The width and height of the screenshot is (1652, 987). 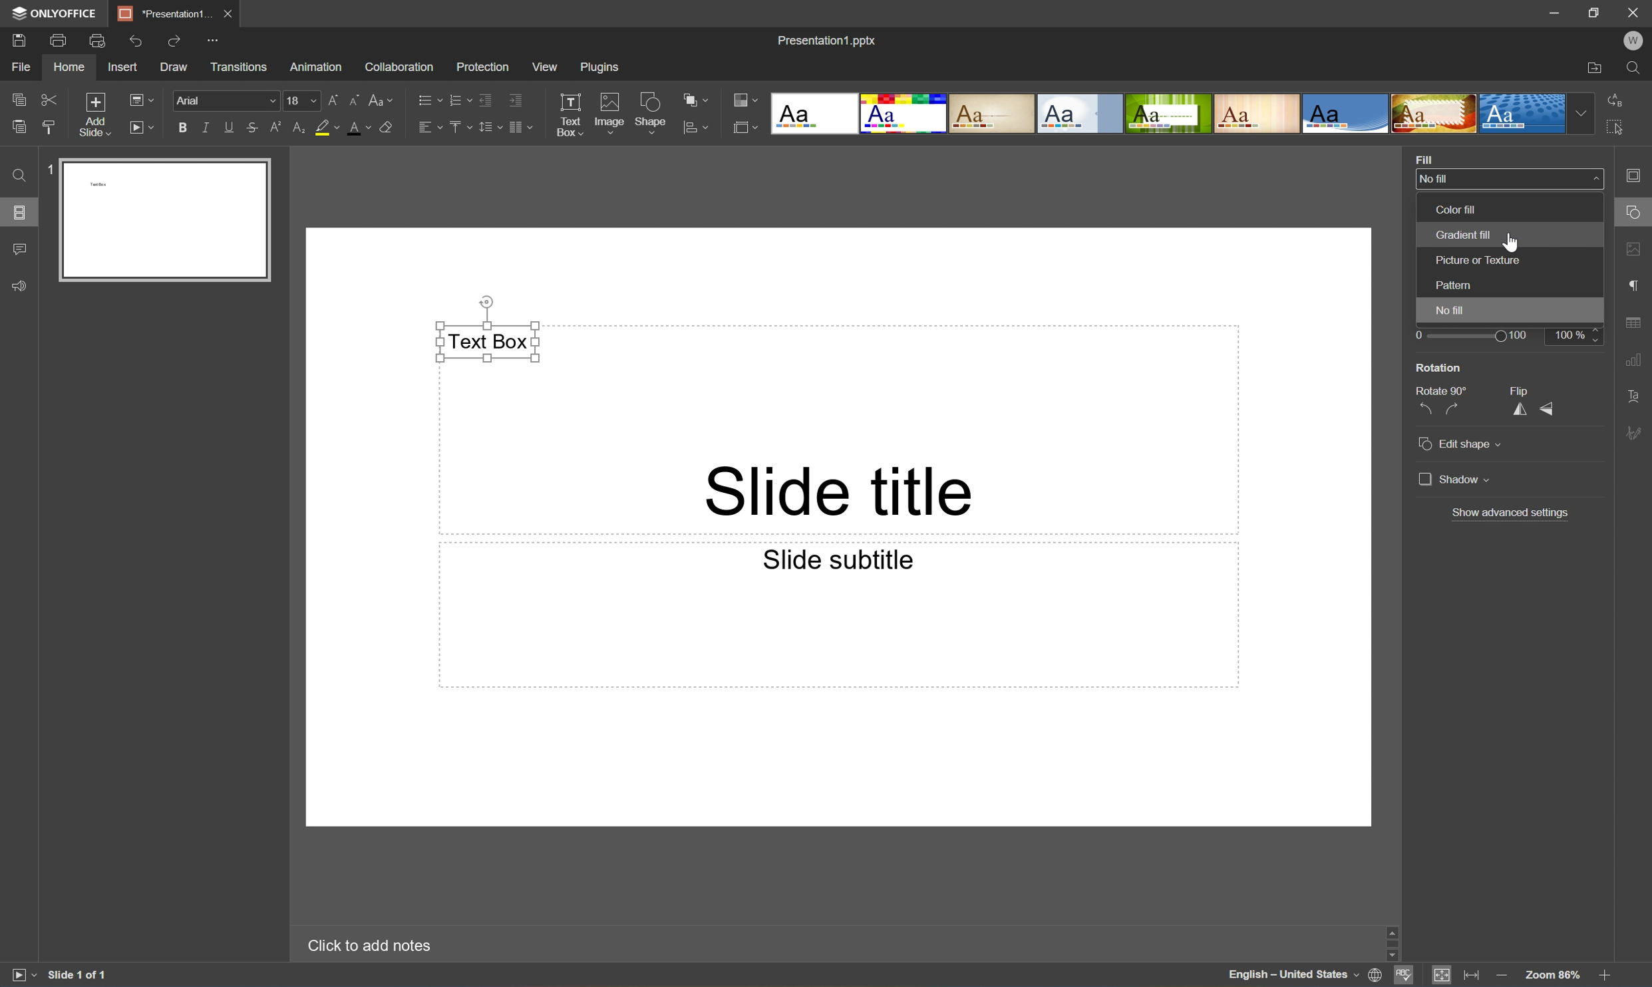 What do you see at coordinates (1456, 283) in the screenshot?
I see `Pattern` at bounding box center [1456, 283].